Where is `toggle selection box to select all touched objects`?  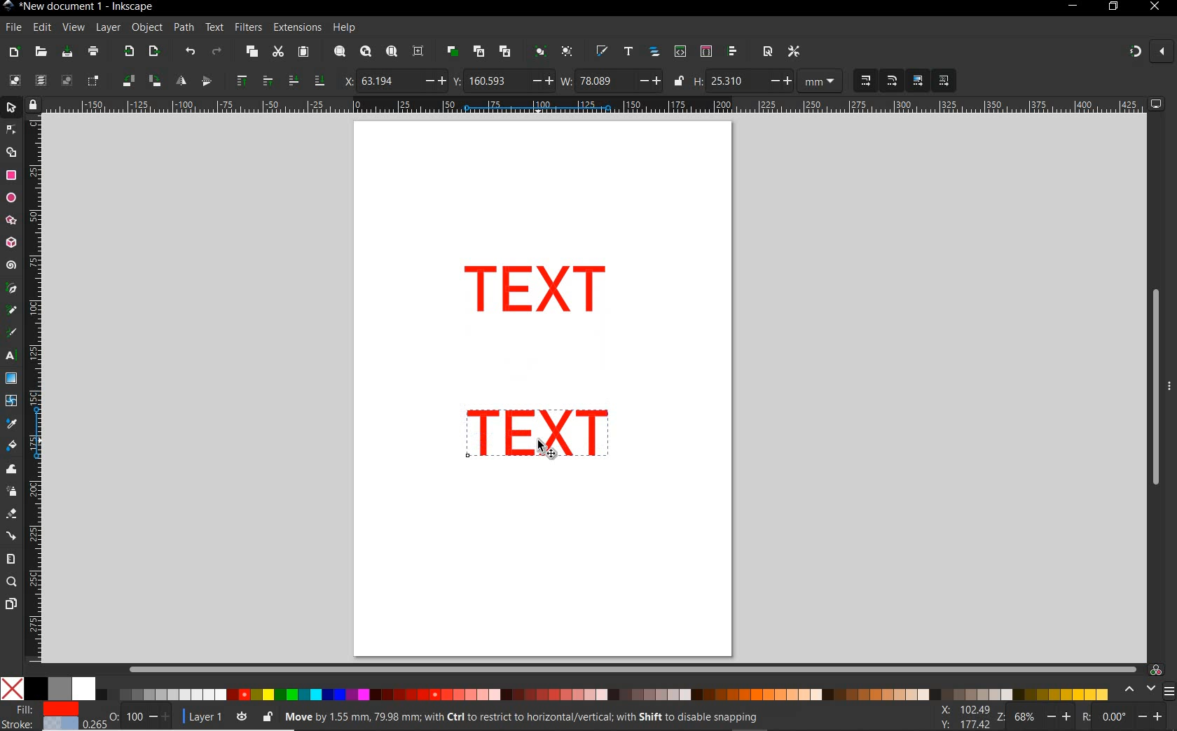
toggle selection box to select all touched objects is located at coordinates (93, 81).